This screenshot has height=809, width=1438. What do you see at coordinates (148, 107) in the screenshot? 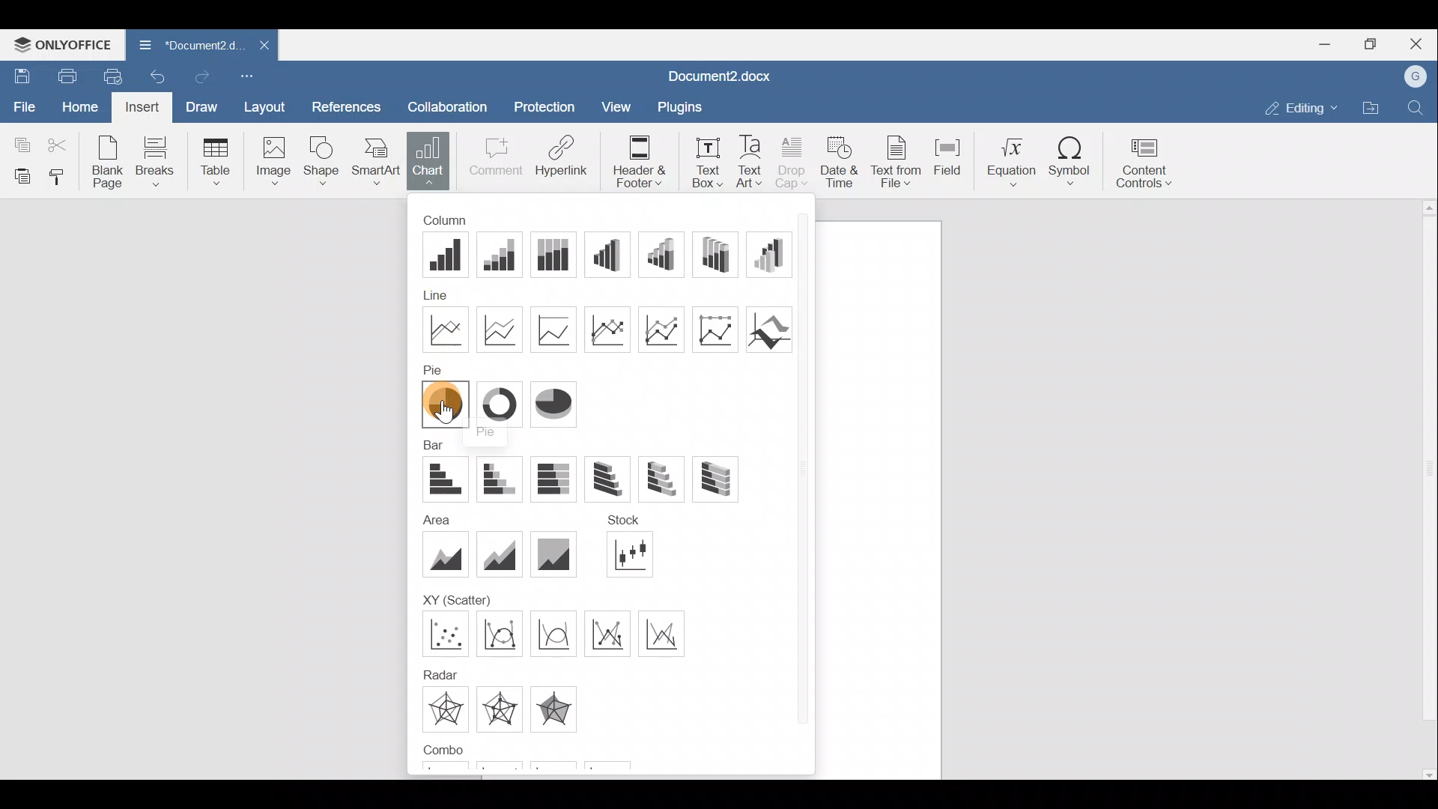
I see `Insert` at bounding box center [148, 107].